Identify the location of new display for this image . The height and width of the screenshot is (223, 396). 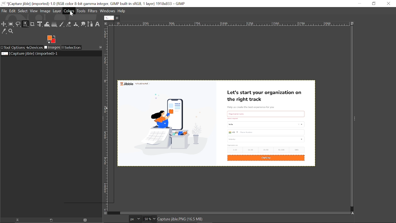
(50, 220).